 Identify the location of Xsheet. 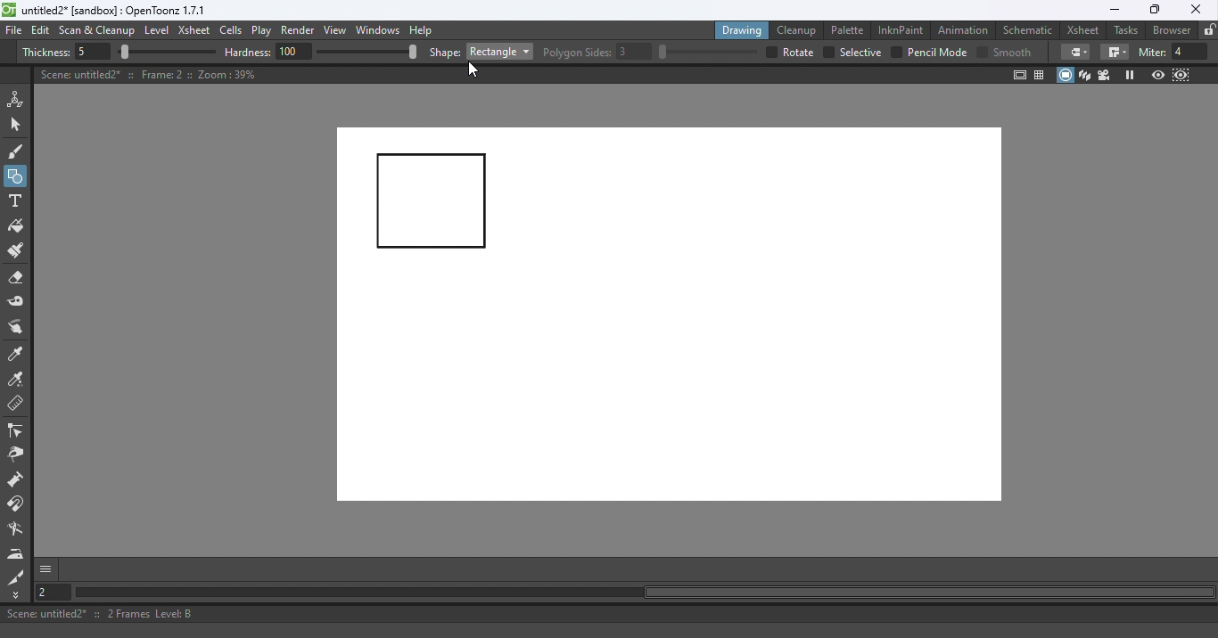
(1085, 29).